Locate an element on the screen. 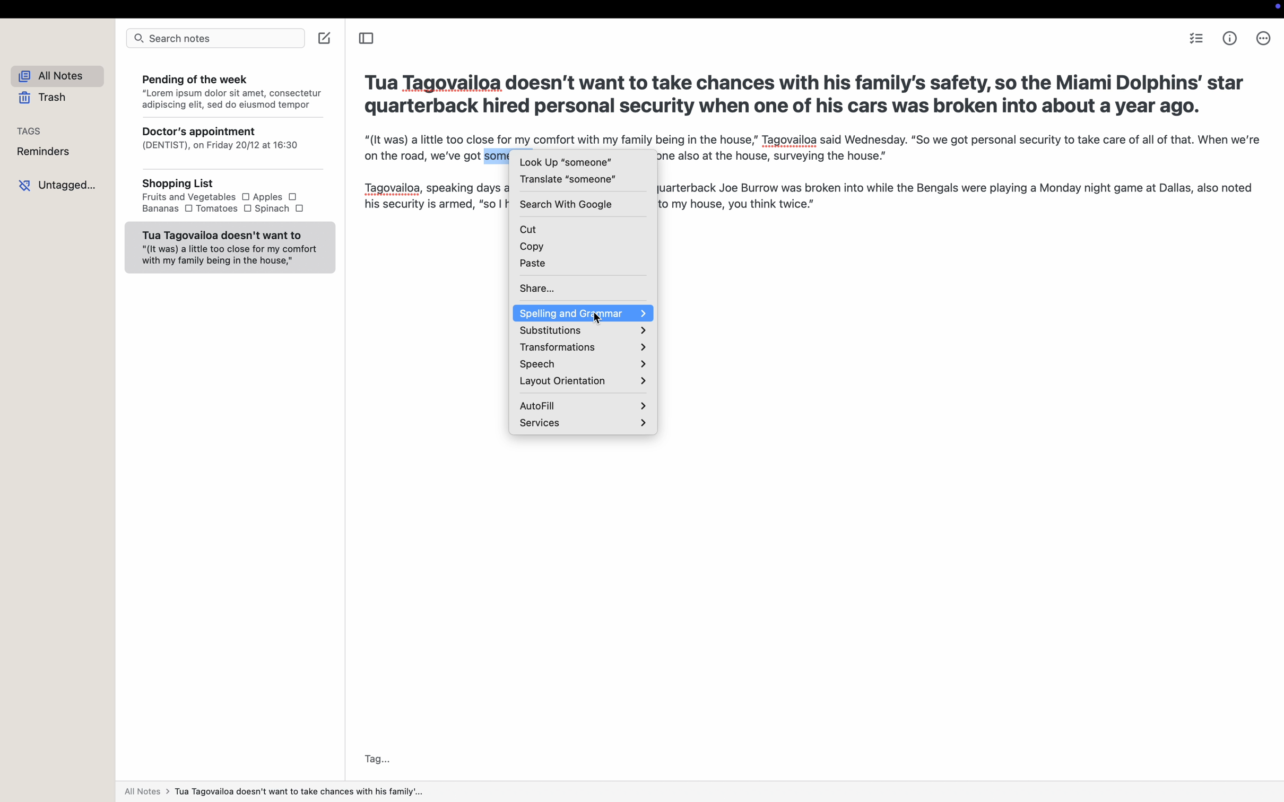  tags is located at coordinates (30, 130).